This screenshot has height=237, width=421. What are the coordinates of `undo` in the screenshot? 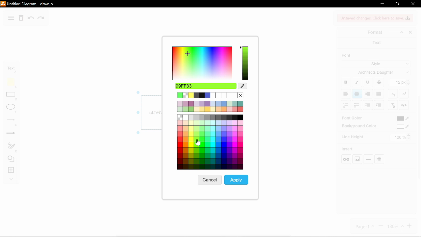 It's located at (31, 18).